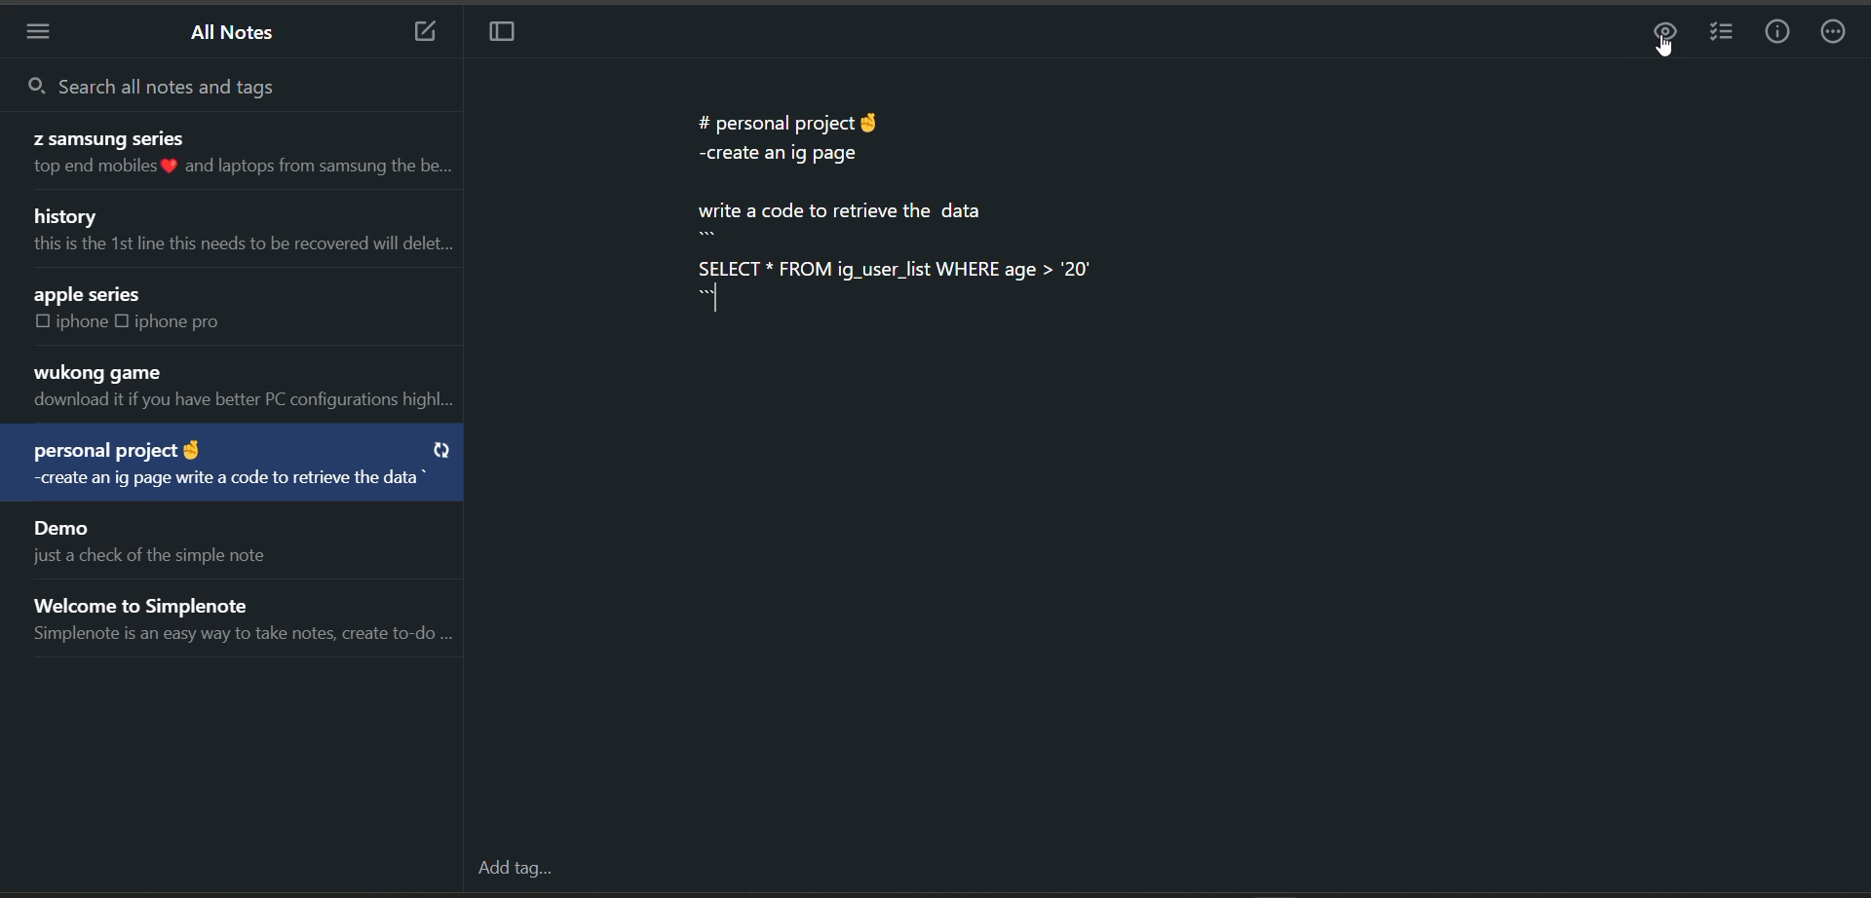  What do you see at coordinates (235, 36) in the screenshot?
I see `all notes` at bounding box center [235, 36].